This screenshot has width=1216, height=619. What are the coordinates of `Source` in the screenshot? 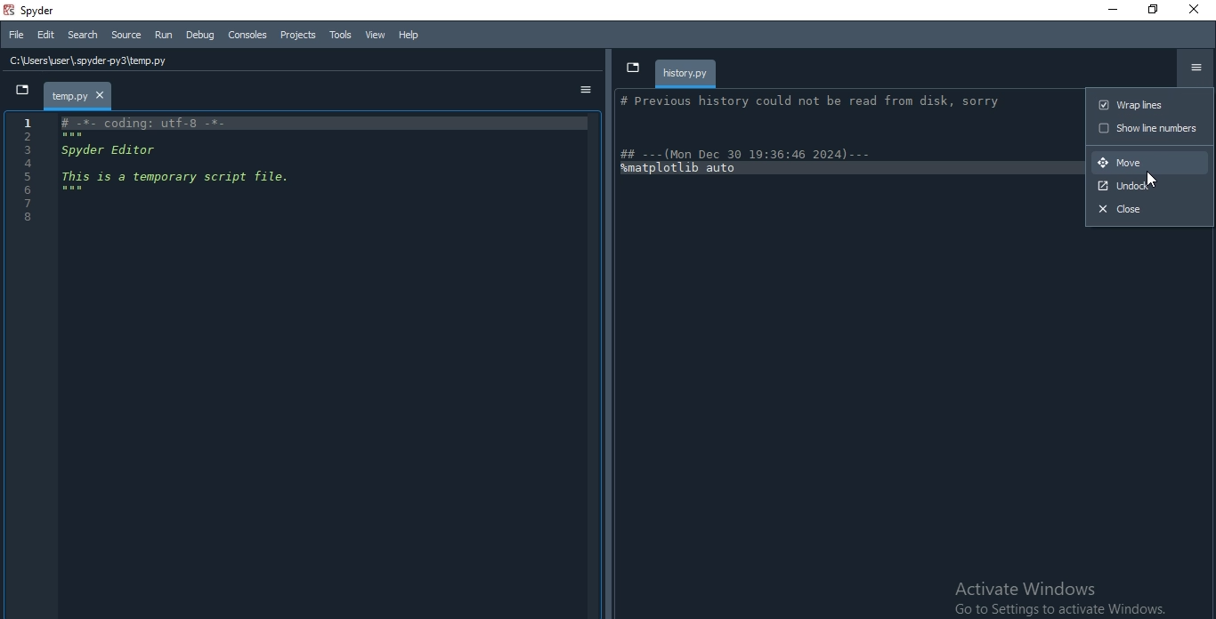 It's located at (127, 35).